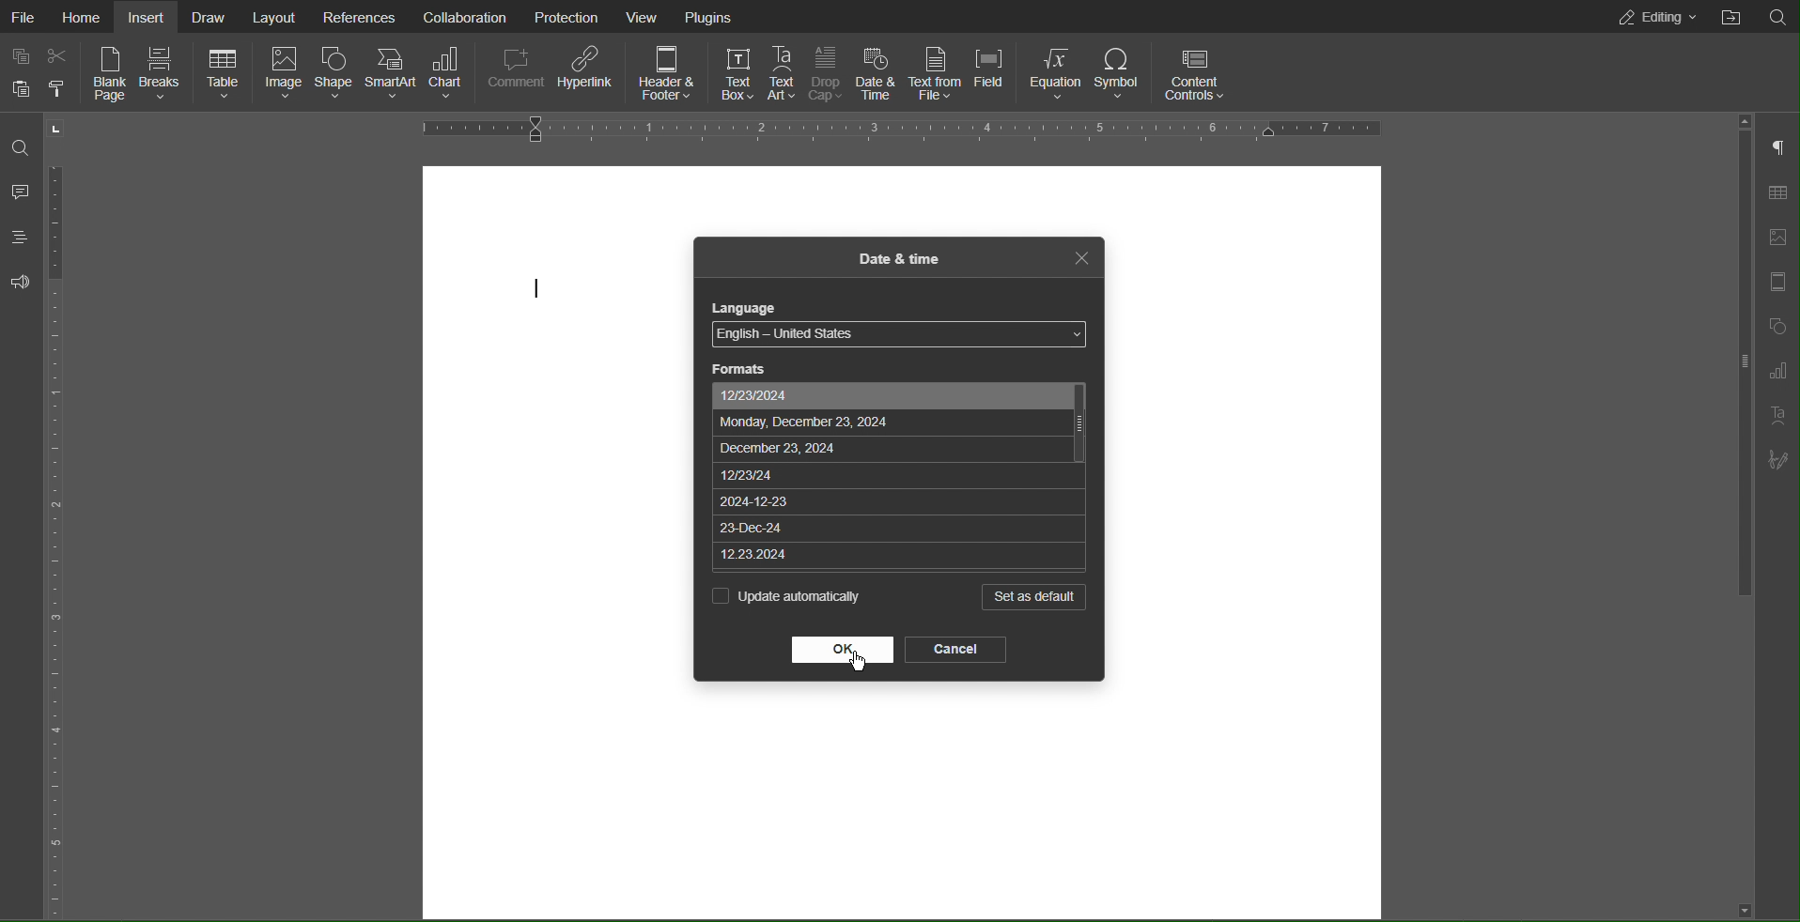  I want to click on Horizontal Ruler, so click(892, 129).